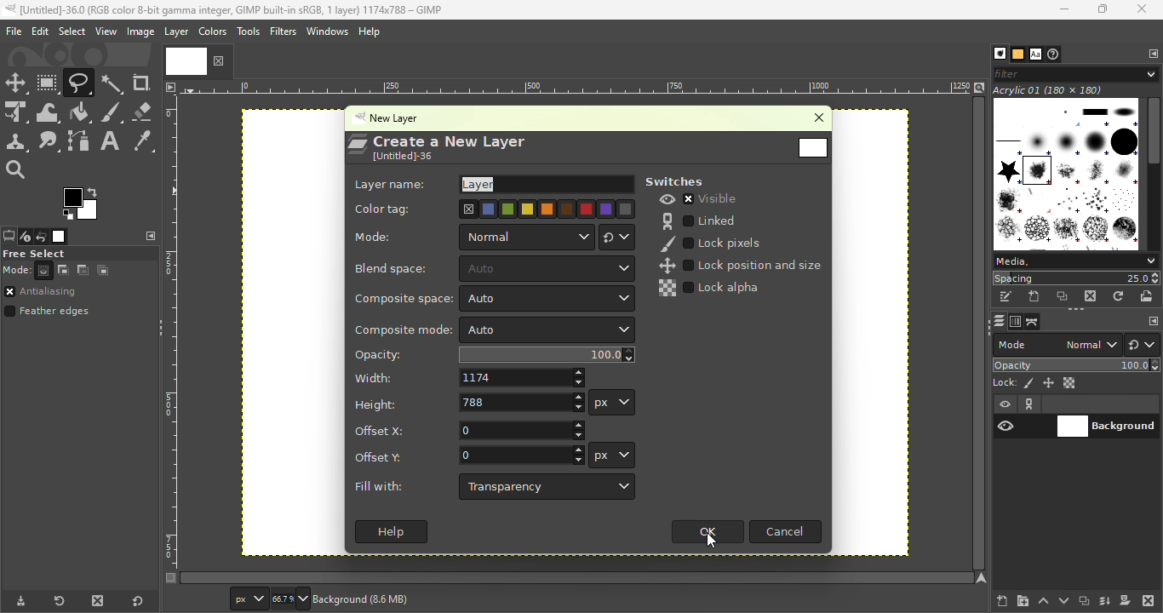 This screenshot has height=613, width=1163. I want to click on Horizontal scrollbar, so click(979, 334).